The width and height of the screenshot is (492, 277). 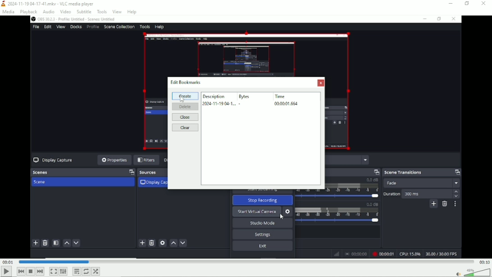 What do you see at coordinates (182, 99) in the screenshot?
I see `Cursor` at bounding box center [182, 99].